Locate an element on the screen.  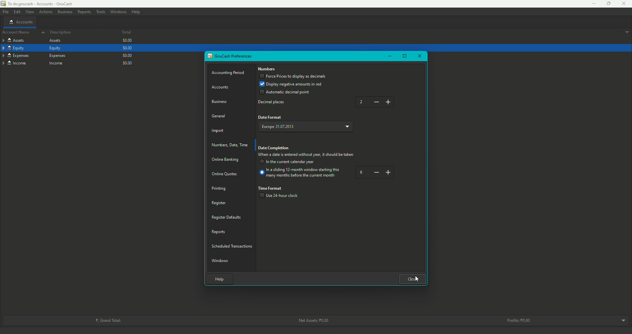
Business is located at coordinates (221, 101).